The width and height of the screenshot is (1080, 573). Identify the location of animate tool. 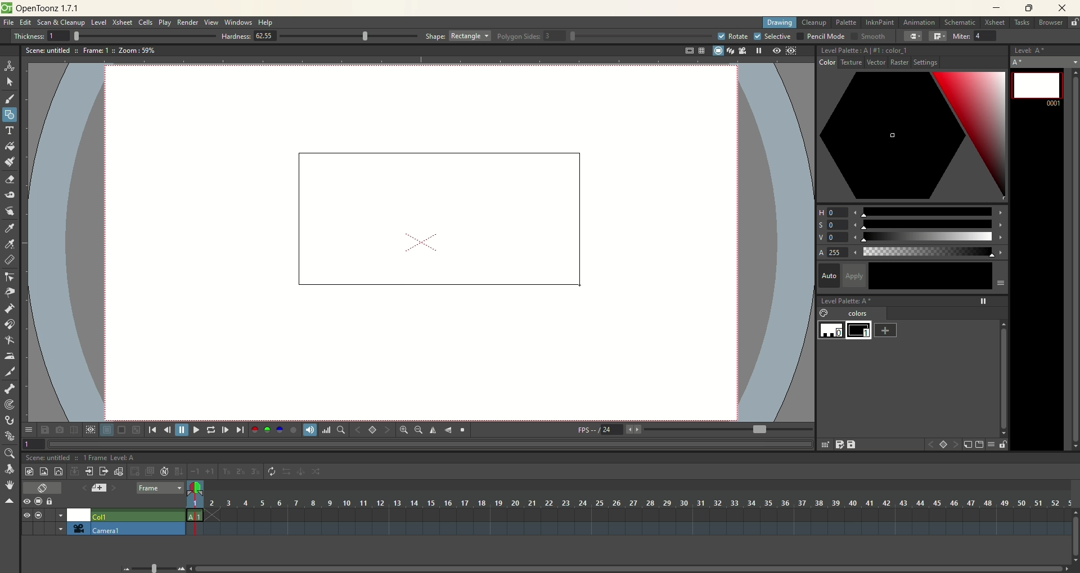
(10, 66).